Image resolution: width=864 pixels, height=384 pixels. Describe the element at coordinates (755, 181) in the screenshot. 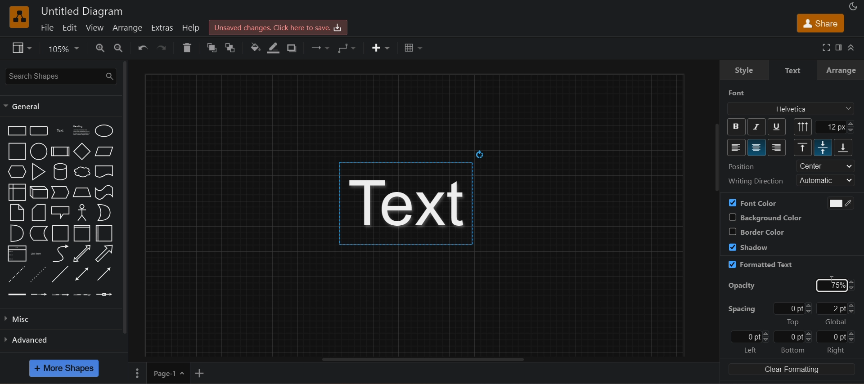

I see `writing direction` at that location.